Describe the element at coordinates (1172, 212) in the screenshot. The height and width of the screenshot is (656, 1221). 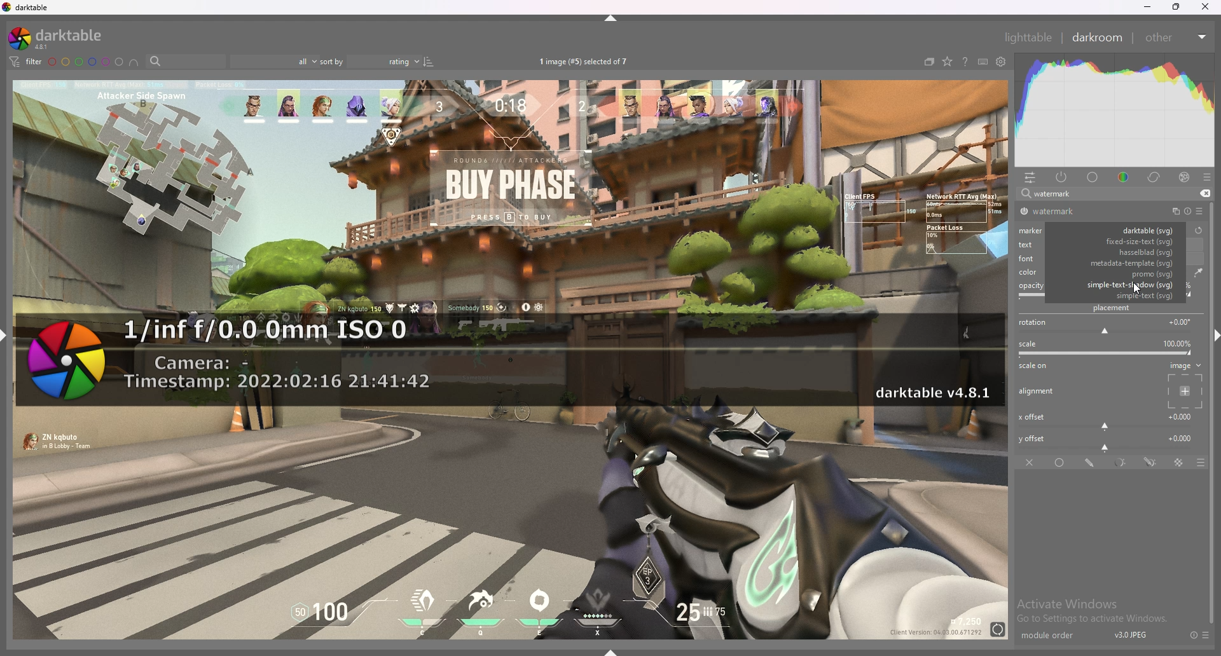
I see `multiple instances action` at that location.